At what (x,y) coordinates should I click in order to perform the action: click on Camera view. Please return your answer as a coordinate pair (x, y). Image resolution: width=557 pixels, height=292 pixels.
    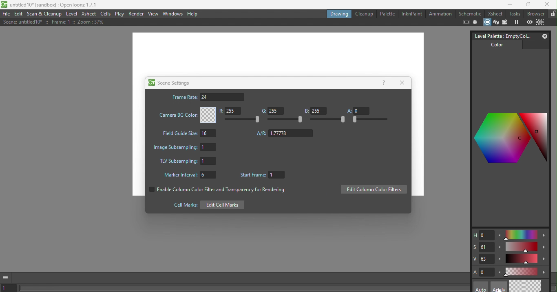
    Looking at the image, I should click on (506, 22).